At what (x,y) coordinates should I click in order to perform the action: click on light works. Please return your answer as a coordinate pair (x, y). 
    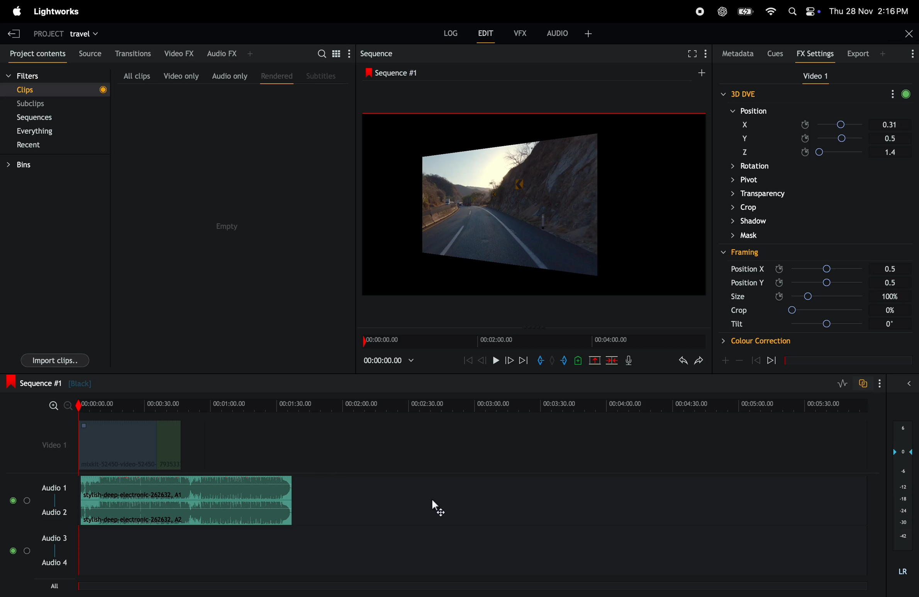
    Looking at the image, I should click on (61, 10).